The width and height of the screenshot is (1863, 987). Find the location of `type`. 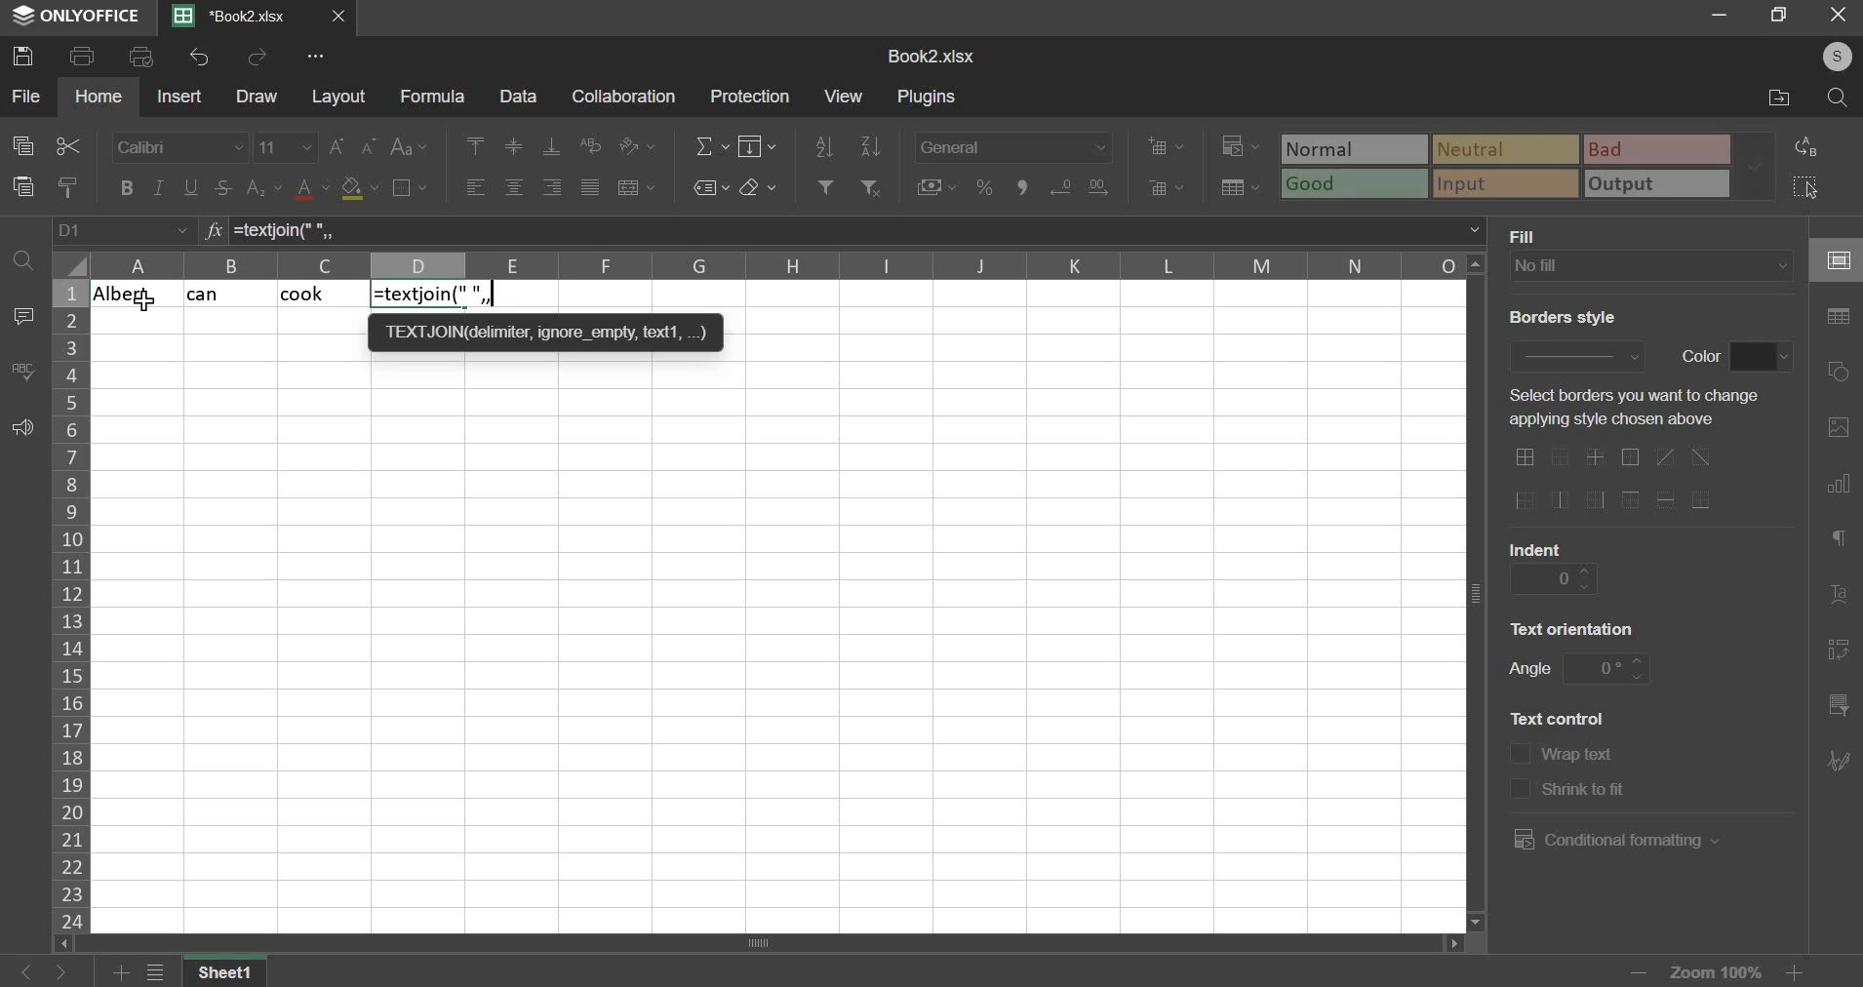

type is located at coordinates (1529, 167).